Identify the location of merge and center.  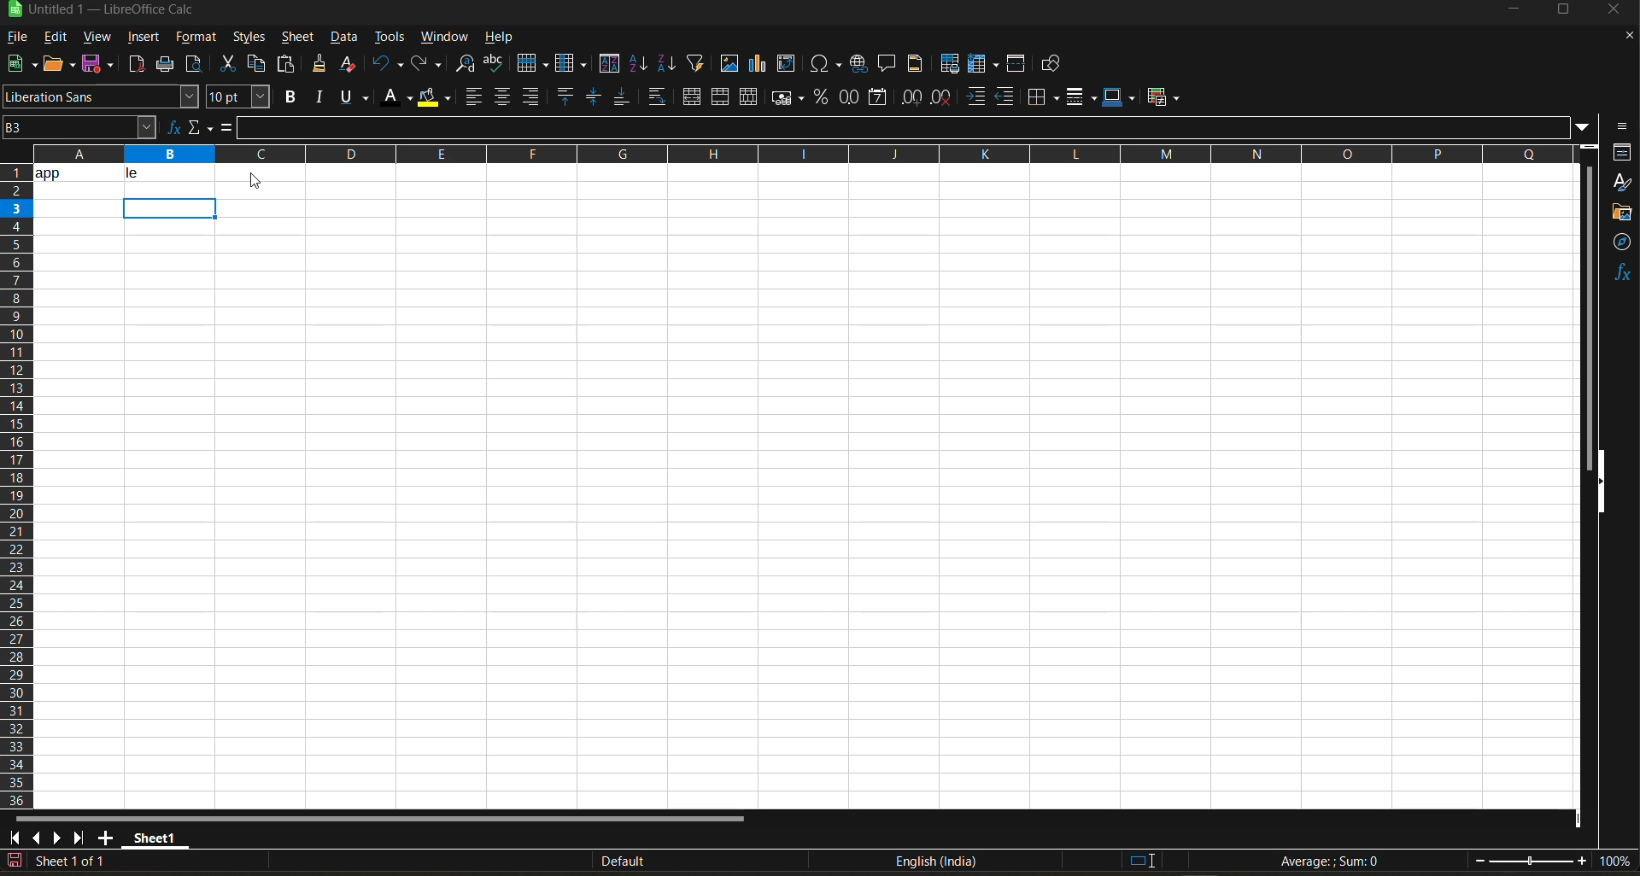
(692, 99).